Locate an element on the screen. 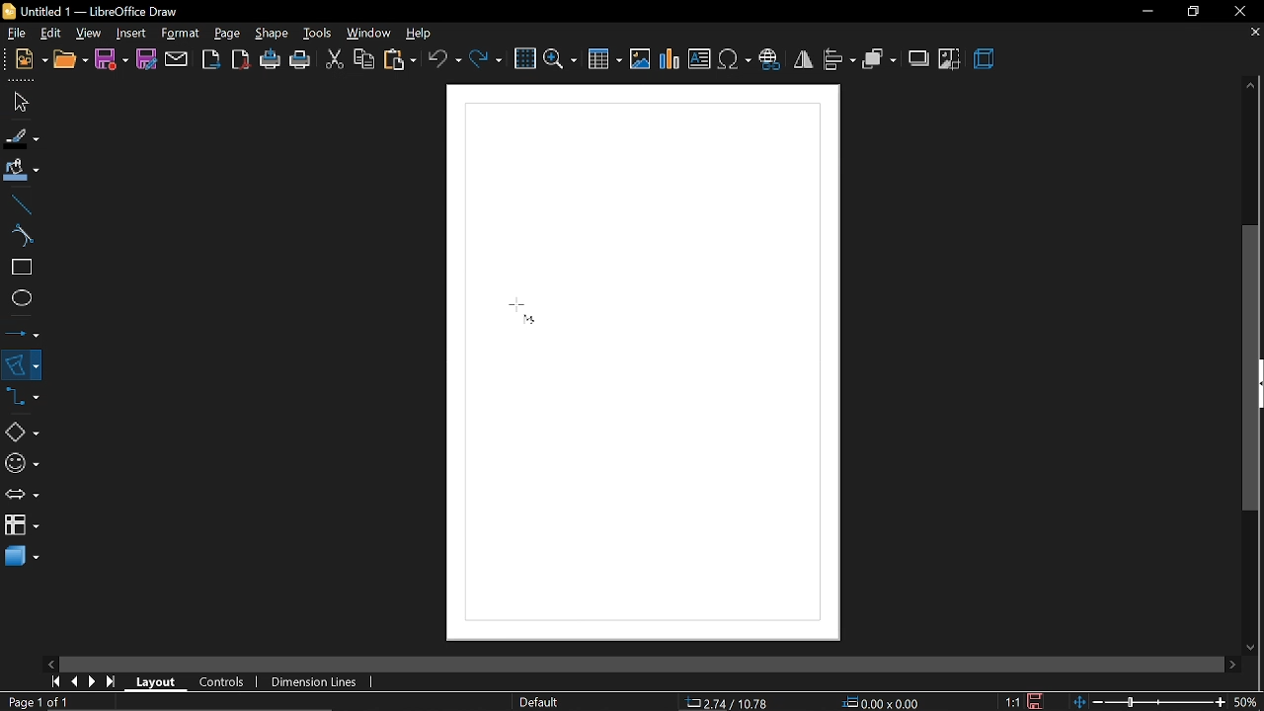  rectangle is located at coordinates (19, 269).